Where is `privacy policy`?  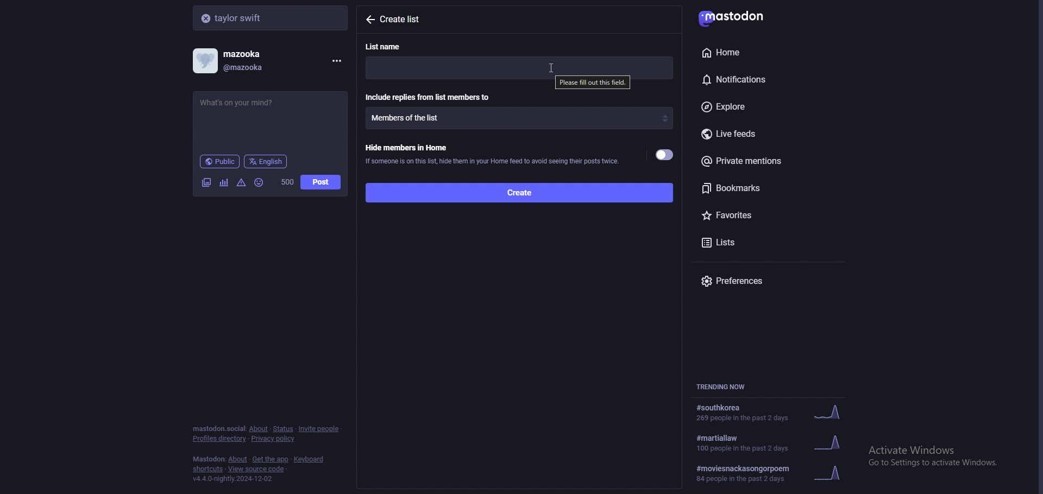 privacy policy is located at coordinates (274, 440).